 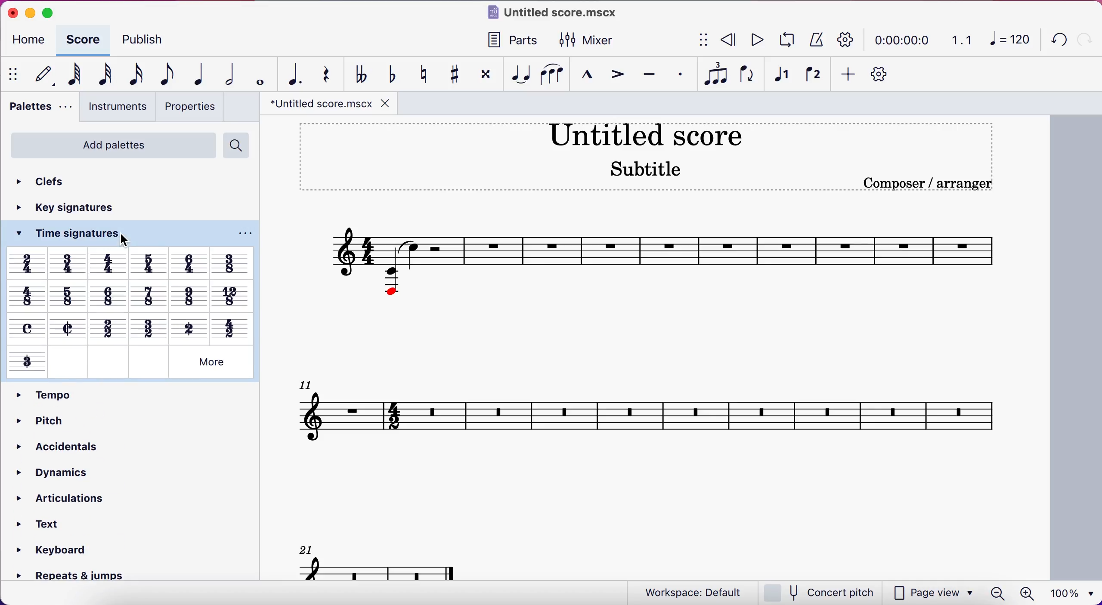 What do you see at coordinates (9, 12) in the screenshot?
I see `close` at bounding box center [9, 12].